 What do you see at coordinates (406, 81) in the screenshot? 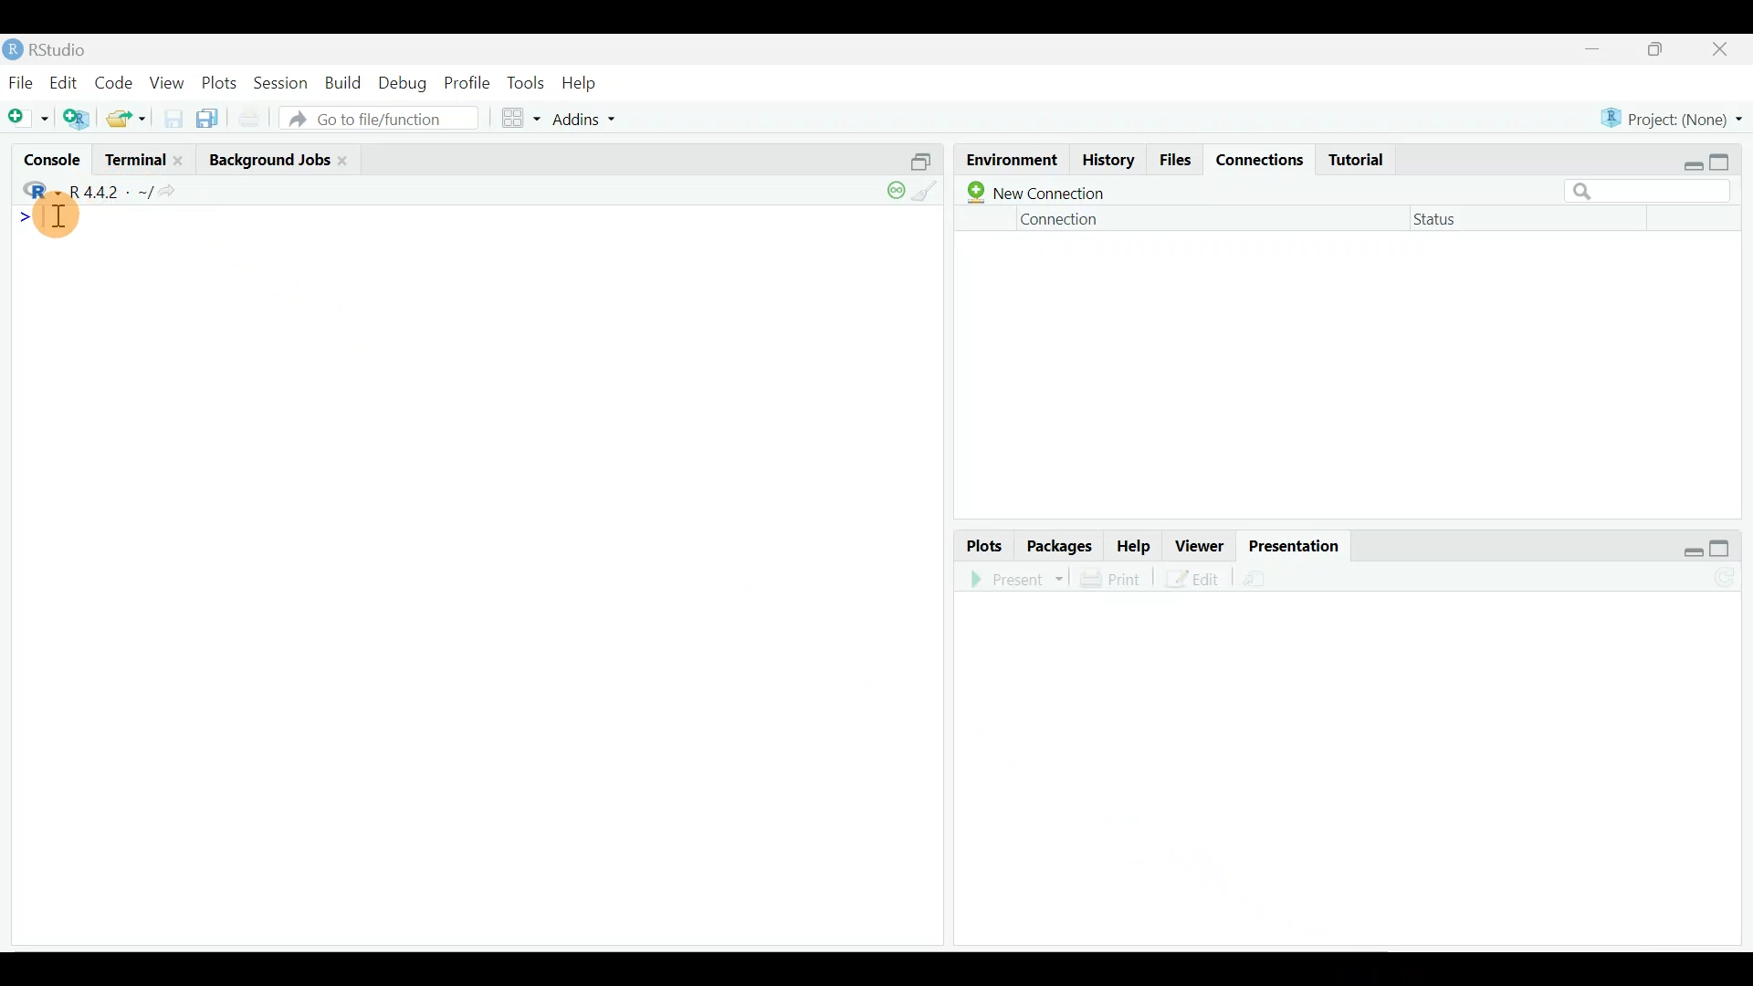
I see `Debug` at bounding box center [406, 81].